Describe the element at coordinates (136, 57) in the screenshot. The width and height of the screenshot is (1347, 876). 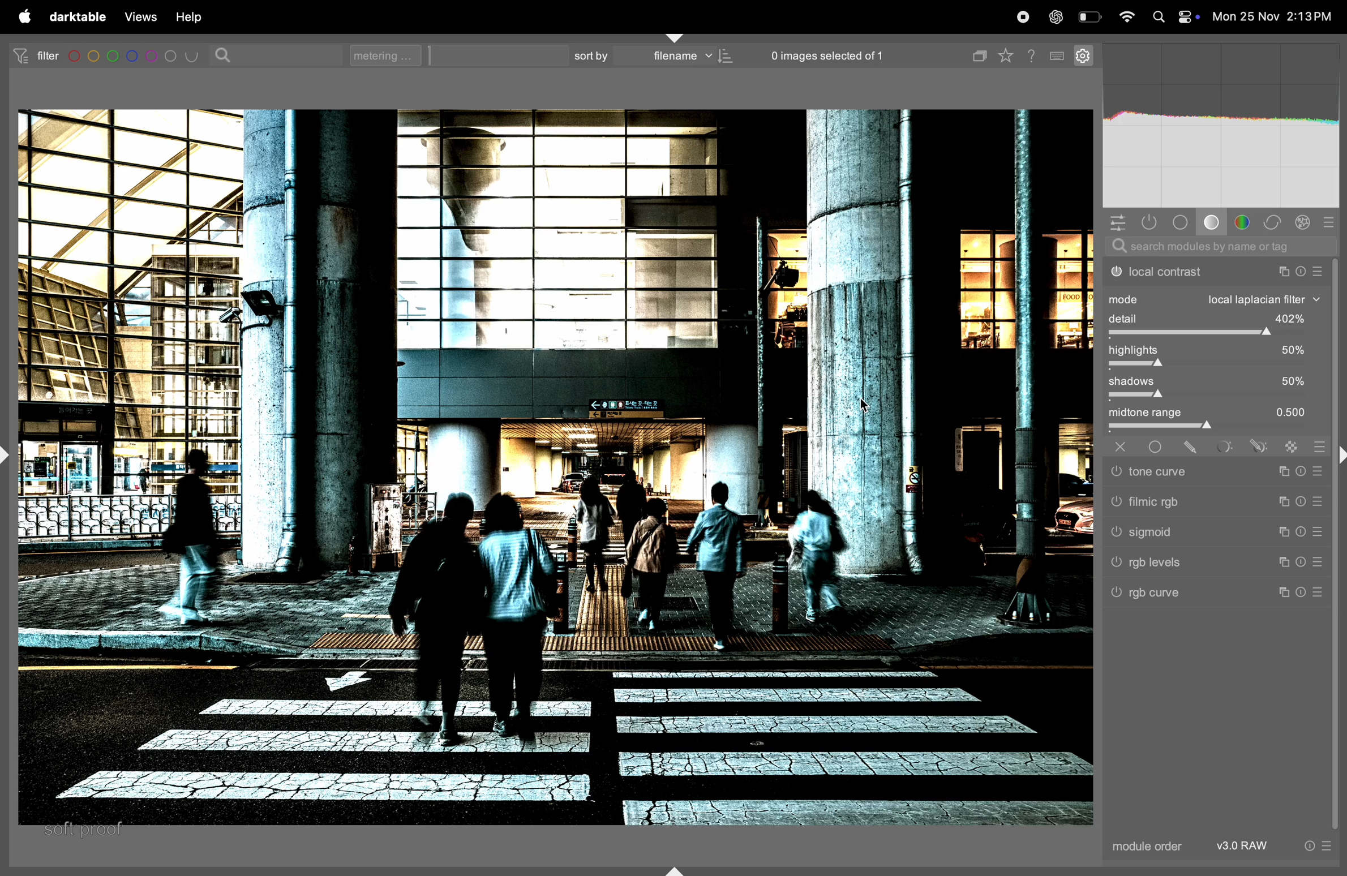
I see `filters` at that location.